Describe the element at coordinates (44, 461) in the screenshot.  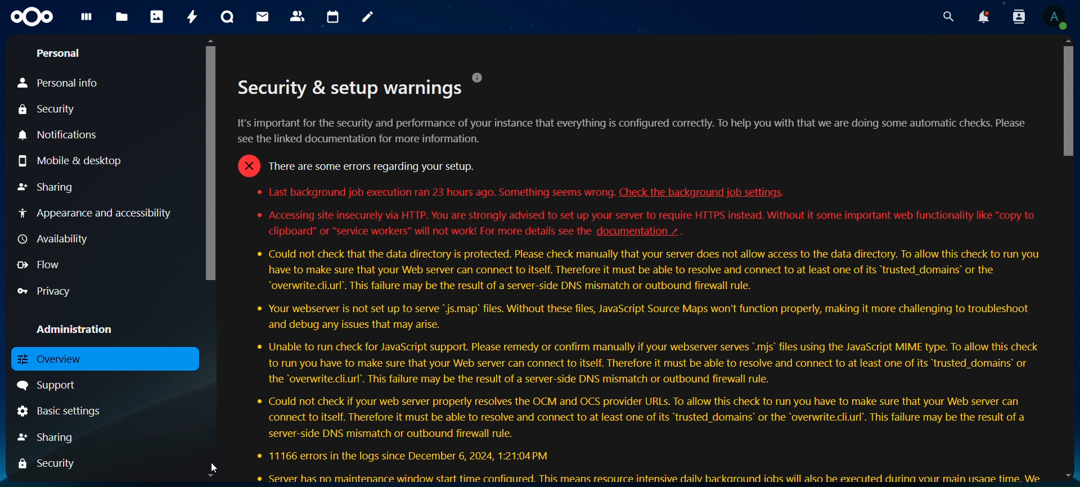
I see `security` at that location.